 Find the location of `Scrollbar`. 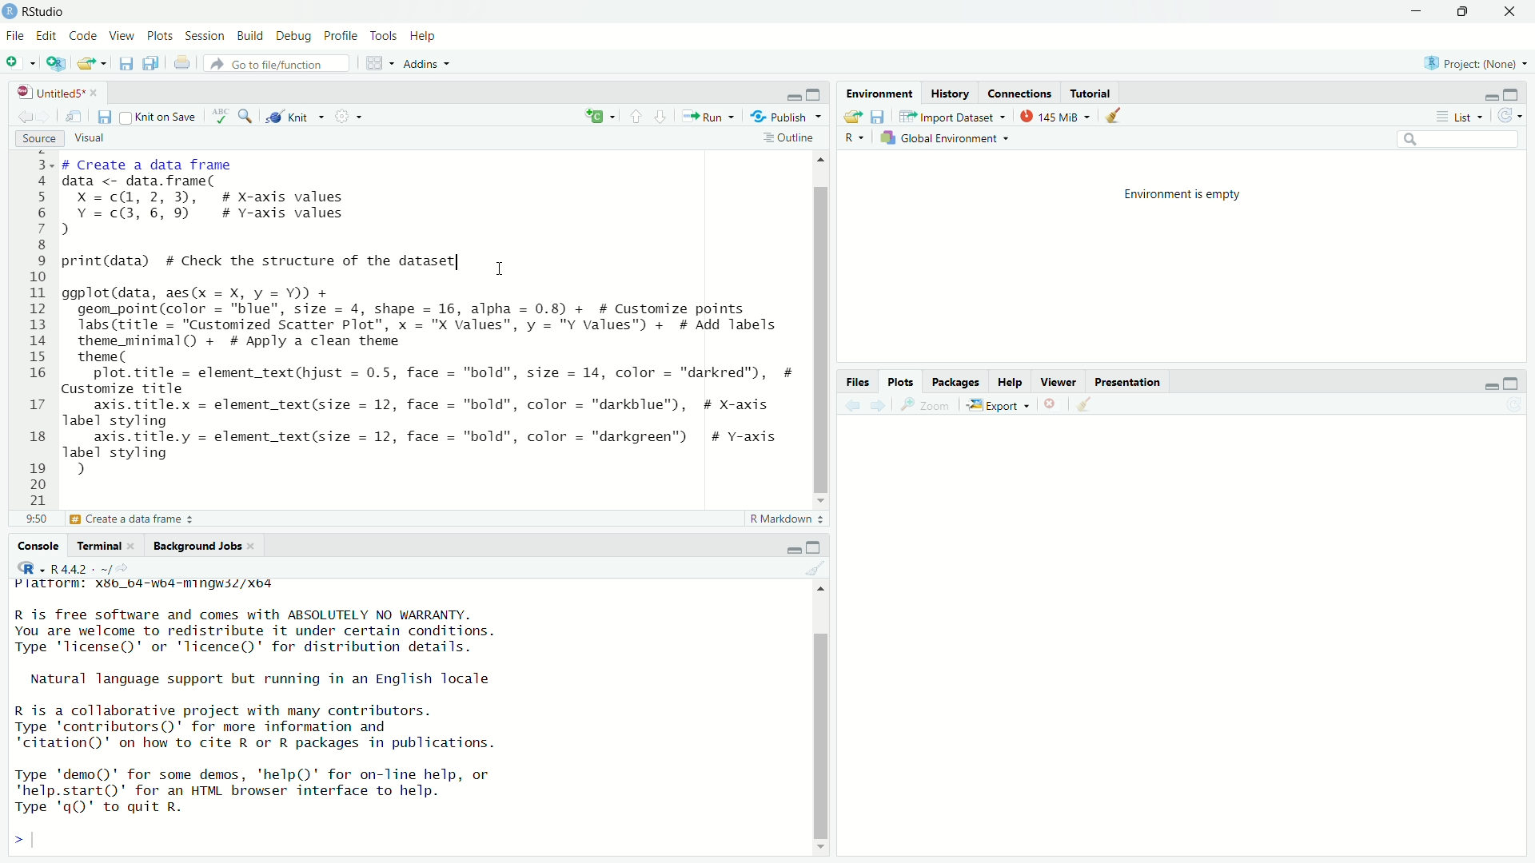

Scrollbar is located at coordinates (819, 724).